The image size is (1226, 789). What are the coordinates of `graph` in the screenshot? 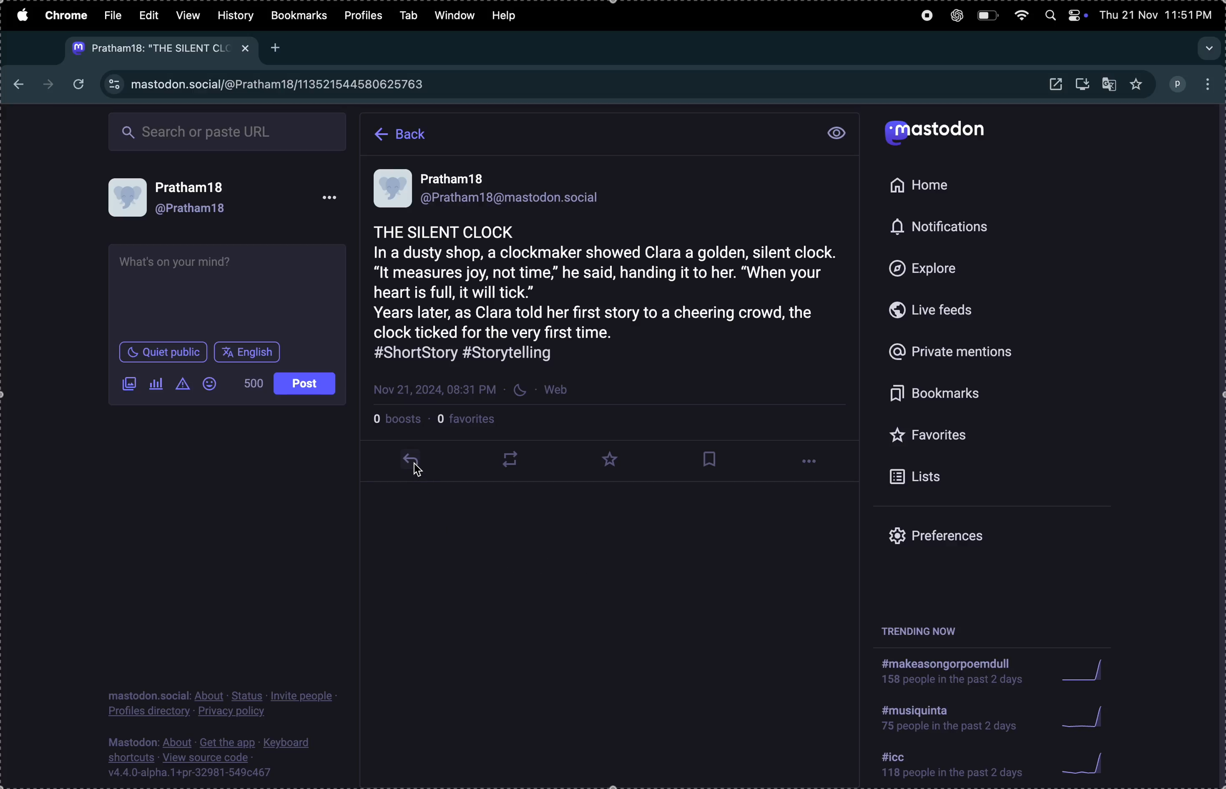 It's located at (1089, 763).